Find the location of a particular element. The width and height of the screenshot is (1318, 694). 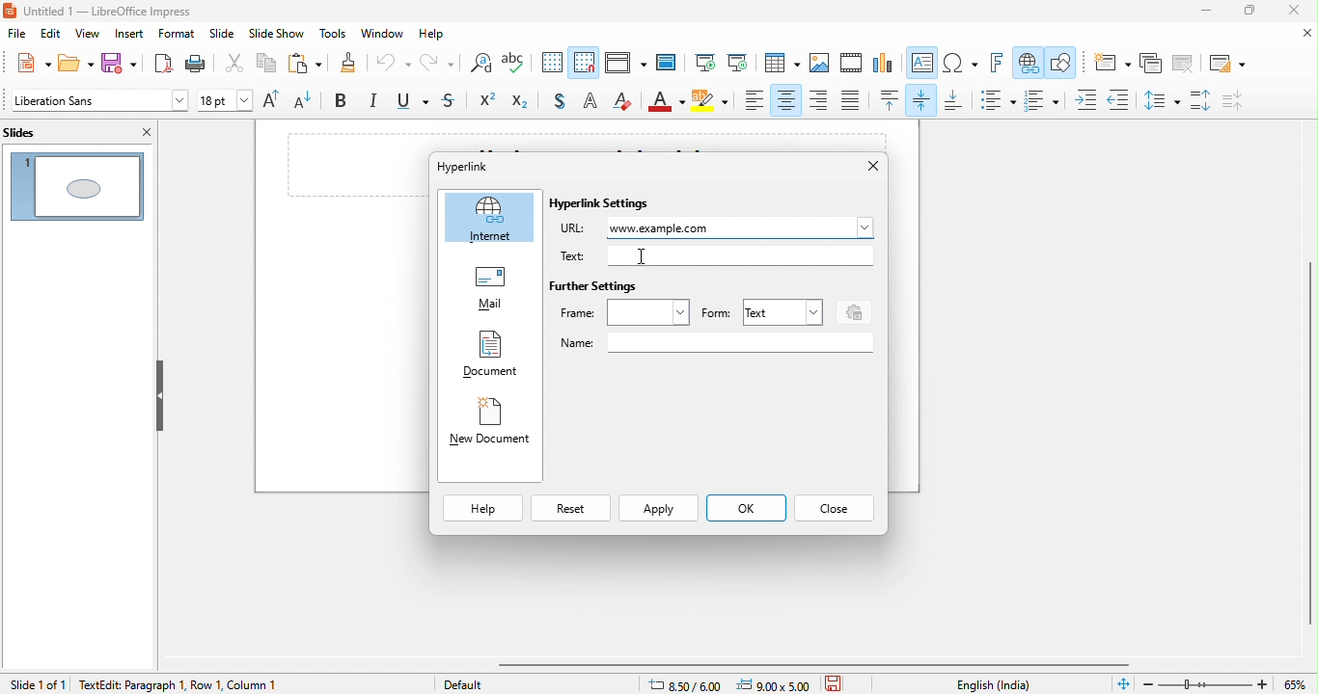

special character is located at coordinates (961, 64).